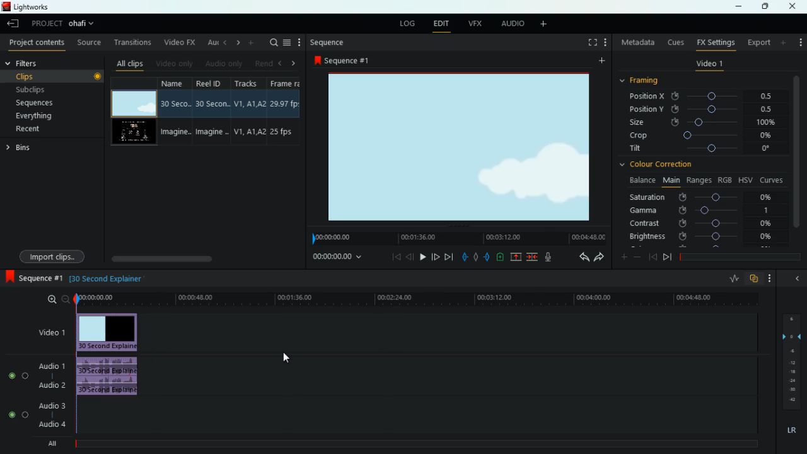 This screenshot has height=454, width=807. Describe the element at coordinates (14, 23) in the screenshot. I see `leave` at that location.